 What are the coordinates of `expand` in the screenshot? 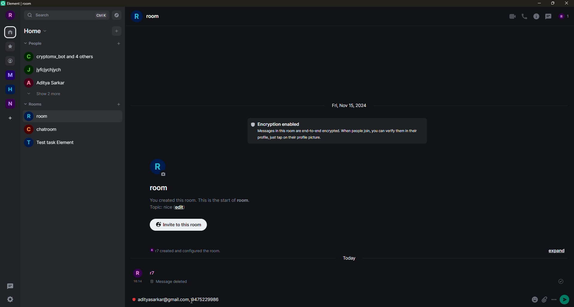 It's located at (556, 250).